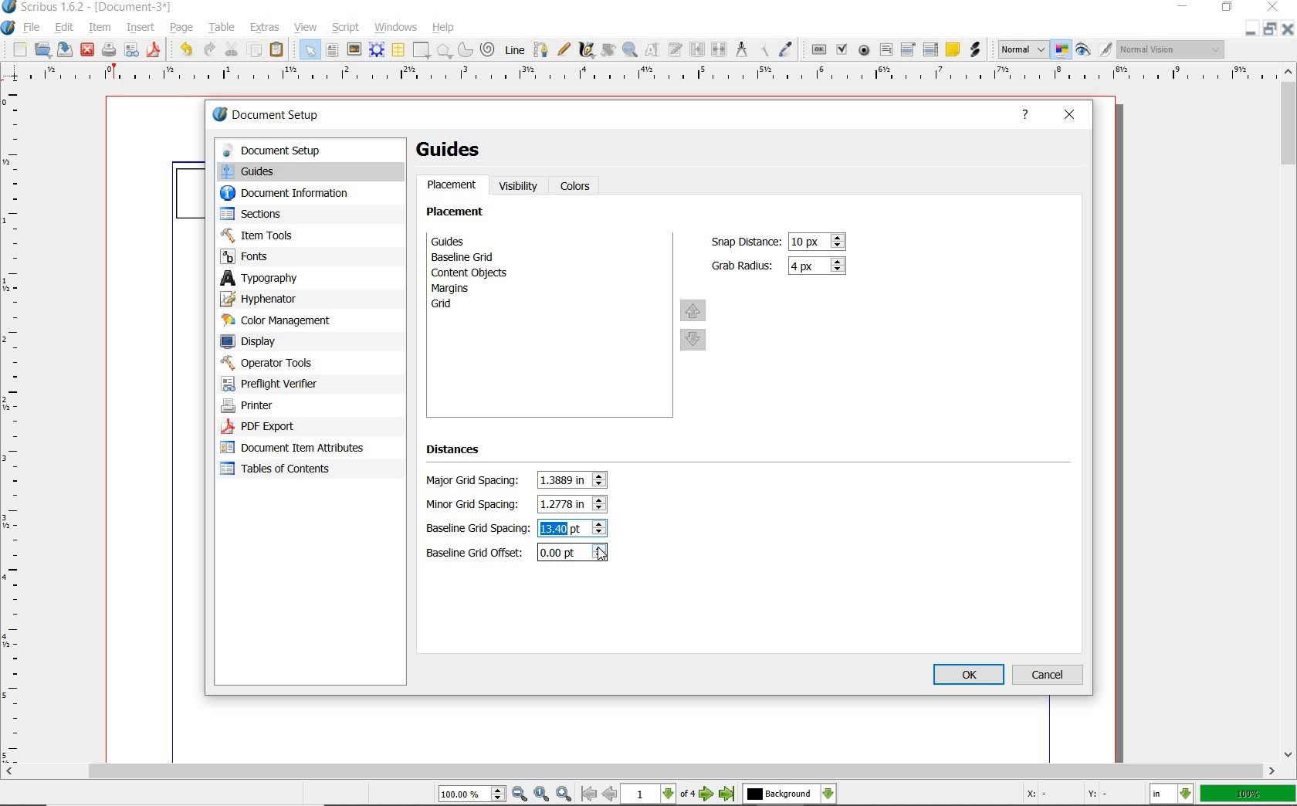 Image resolution: width=1297 pixels, height=806 pixels. I want to click on edit, so click(63, 28).